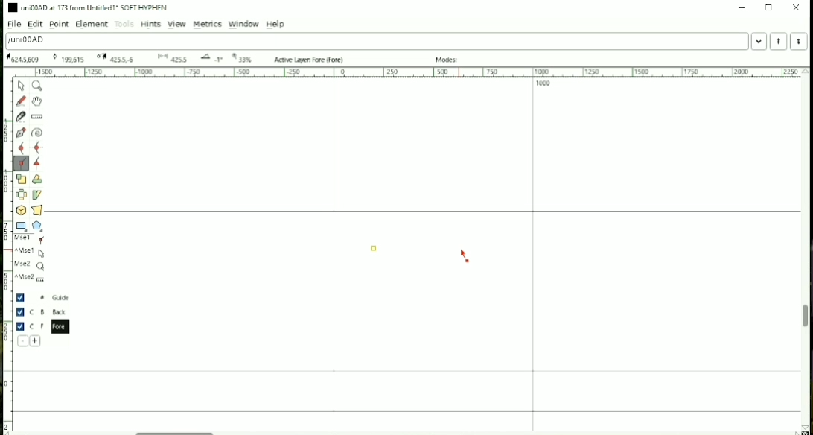  Describe the element at coordinates (769, 7) in the screenshot. I see `Maximize` at that location.